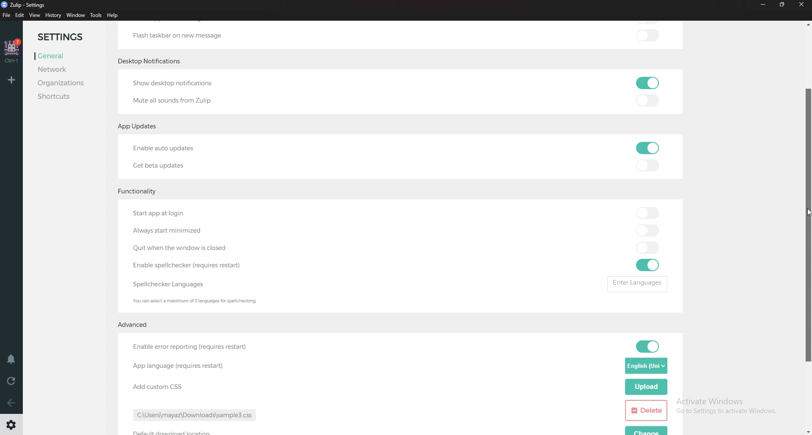 This screenshot has height=435, width=812. Describe the element at coordinates (61, 96) in the screenshot. I see `Shortcuts` at that location.